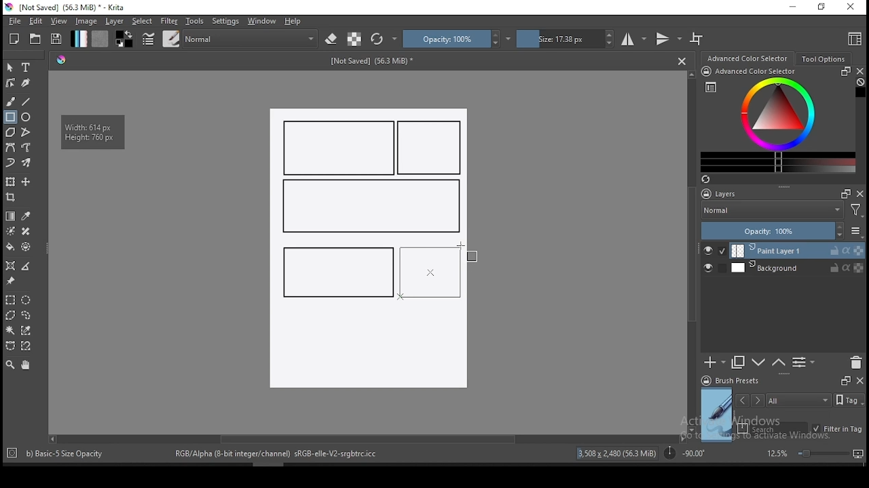 The image size is (869, 488). I want to click on tools, so click(195, 21).